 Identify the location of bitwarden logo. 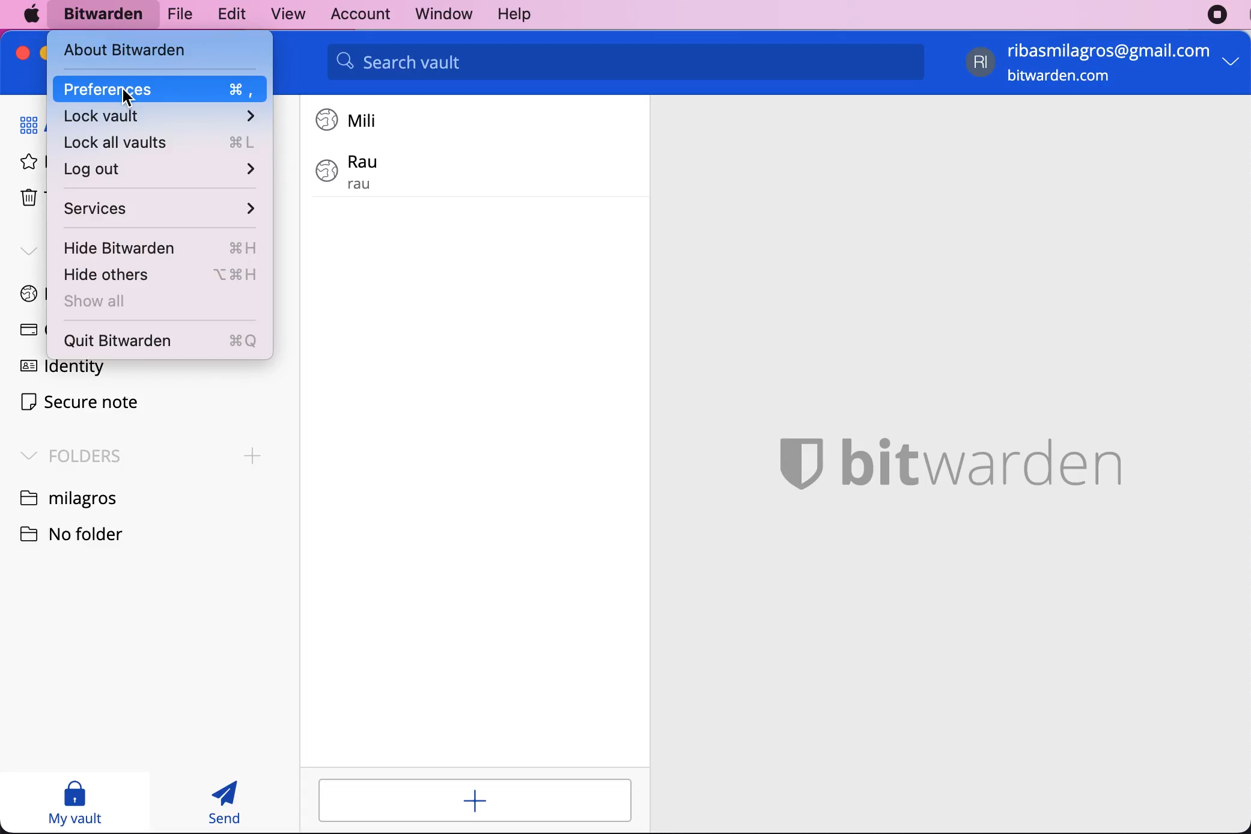
(948, 457).